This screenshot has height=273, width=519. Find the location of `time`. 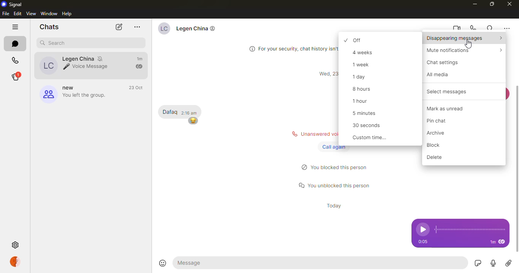

time is located at coordinates (492, 242).